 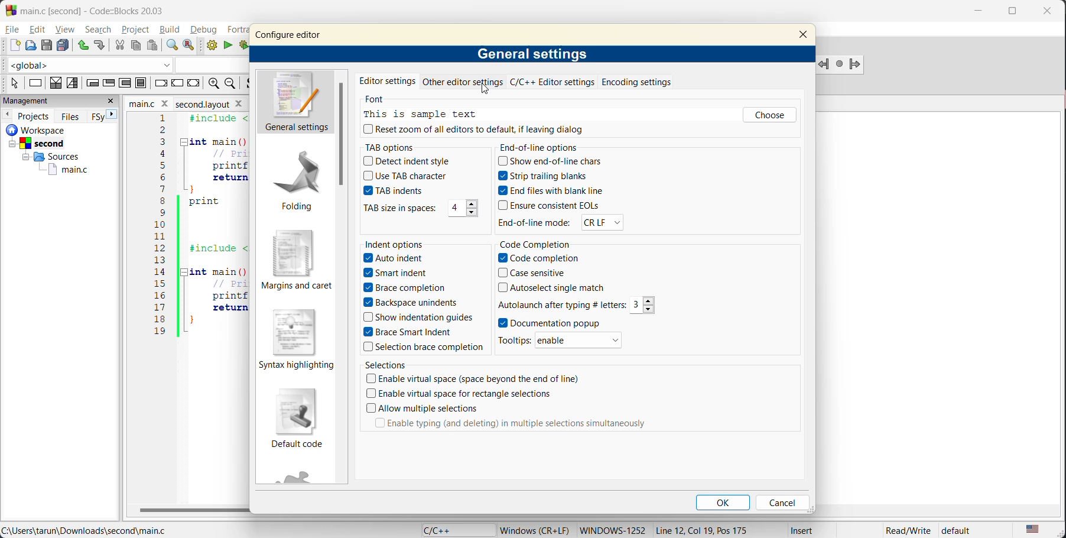 I want to click on selections, so click(x=385, y=363).